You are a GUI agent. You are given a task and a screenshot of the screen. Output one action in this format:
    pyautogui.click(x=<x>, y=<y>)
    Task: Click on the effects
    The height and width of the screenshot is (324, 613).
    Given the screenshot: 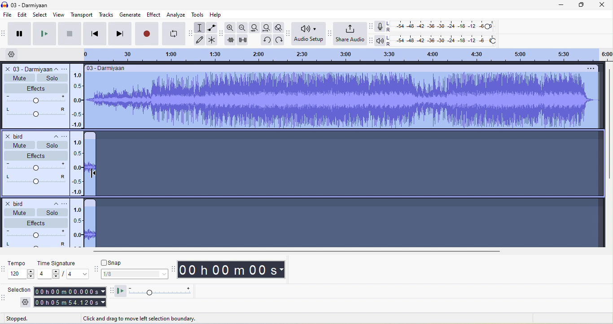 What is the action you would take?
    pyautogui.click(x=36, y=222)
    